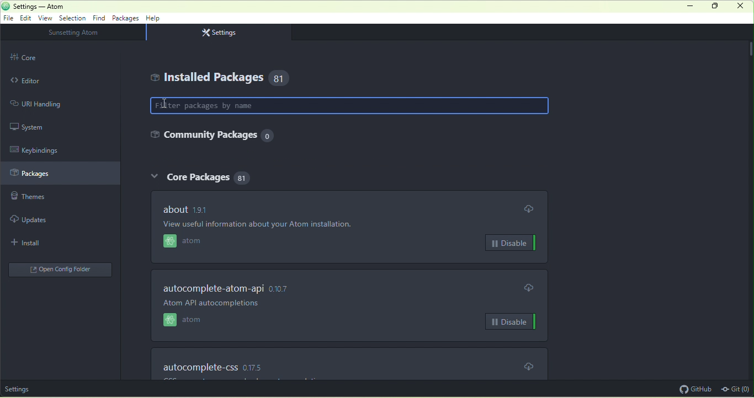 Image resolution: width=754 pixels, height=398 pixels. Describe the element at coordinates (209, 138) in the screenshot. I see `community packages` at that location.